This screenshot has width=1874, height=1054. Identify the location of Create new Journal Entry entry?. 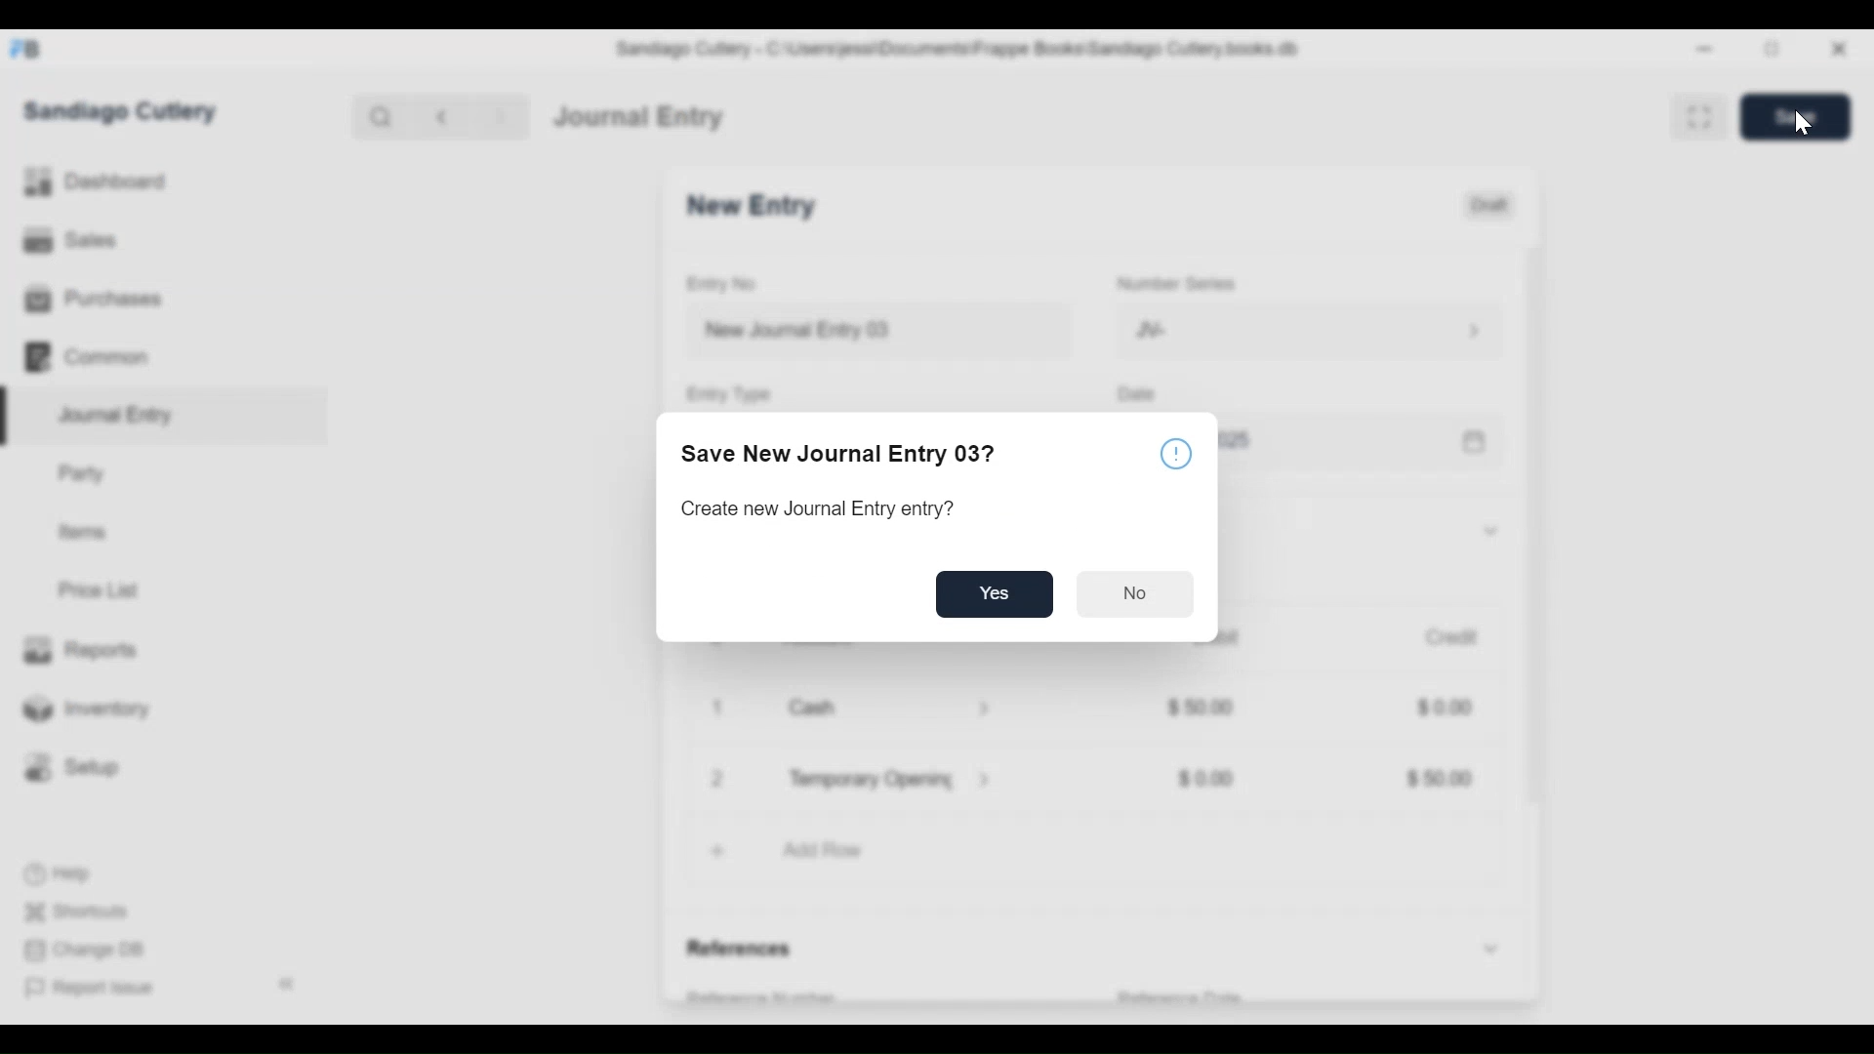
(820, 508).